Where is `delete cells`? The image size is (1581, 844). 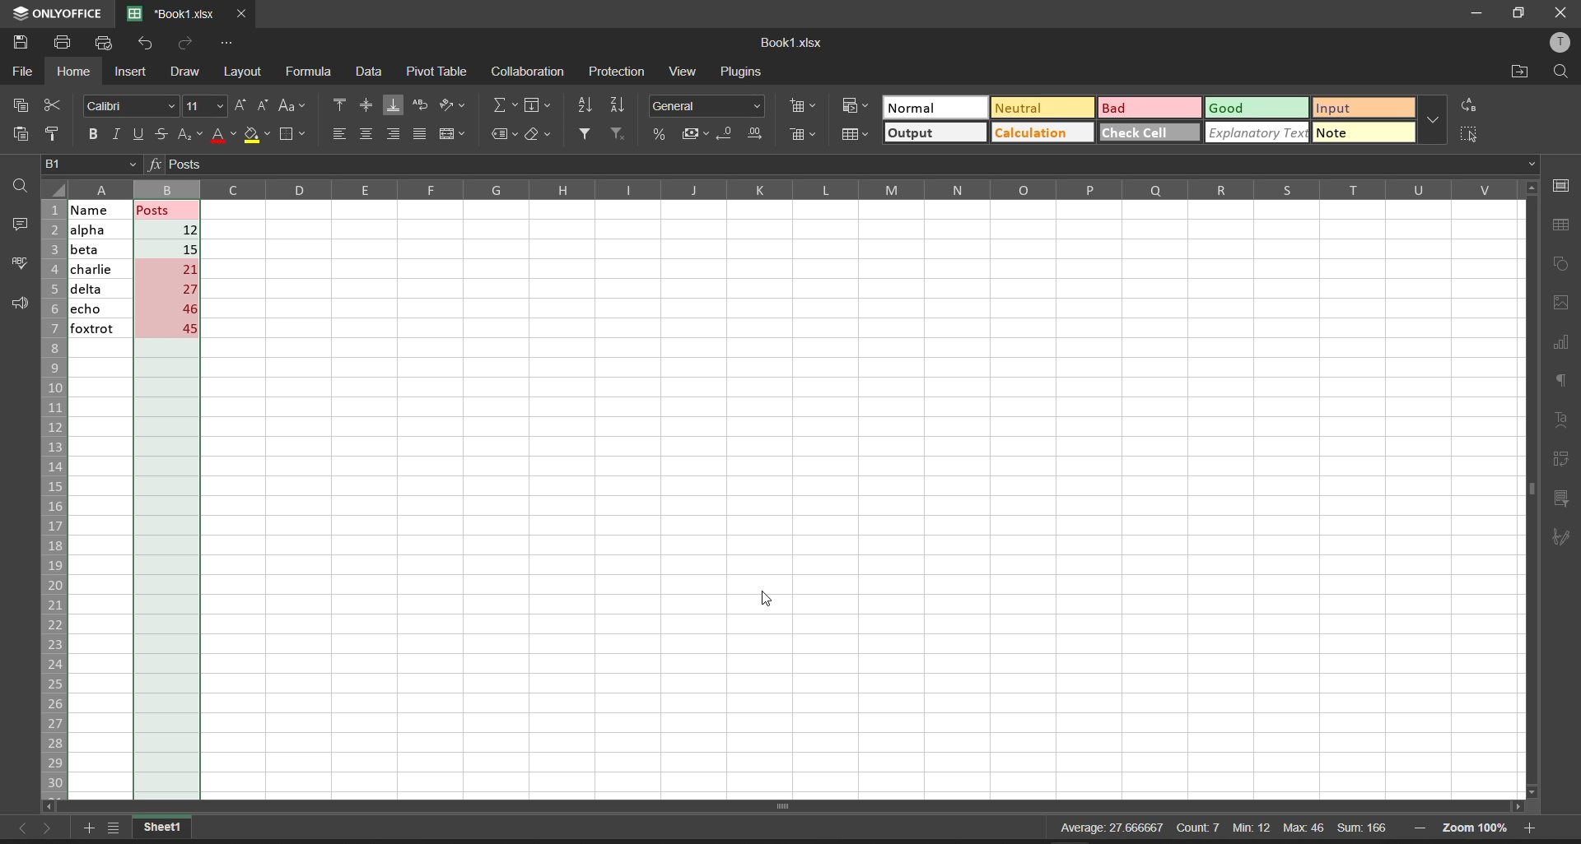
delete cells is located at coordinates (805, 135).